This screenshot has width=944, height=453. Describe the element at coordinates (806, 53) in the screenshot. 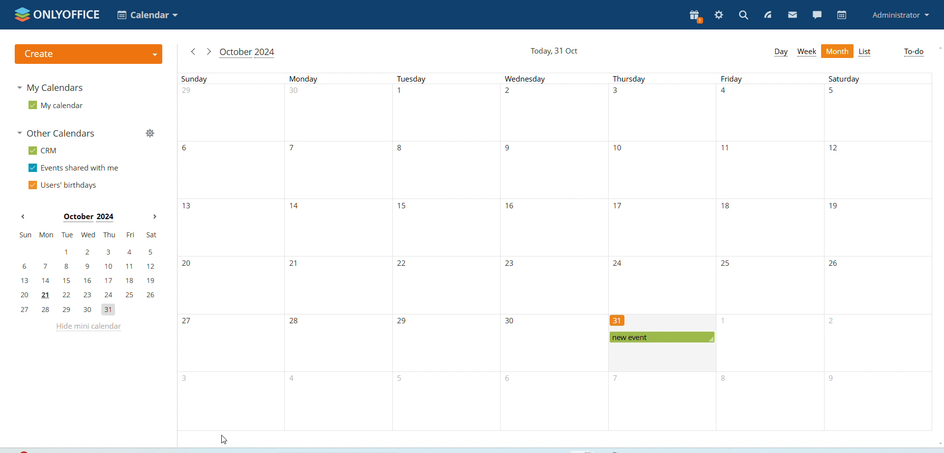

I see `week view` at that location.